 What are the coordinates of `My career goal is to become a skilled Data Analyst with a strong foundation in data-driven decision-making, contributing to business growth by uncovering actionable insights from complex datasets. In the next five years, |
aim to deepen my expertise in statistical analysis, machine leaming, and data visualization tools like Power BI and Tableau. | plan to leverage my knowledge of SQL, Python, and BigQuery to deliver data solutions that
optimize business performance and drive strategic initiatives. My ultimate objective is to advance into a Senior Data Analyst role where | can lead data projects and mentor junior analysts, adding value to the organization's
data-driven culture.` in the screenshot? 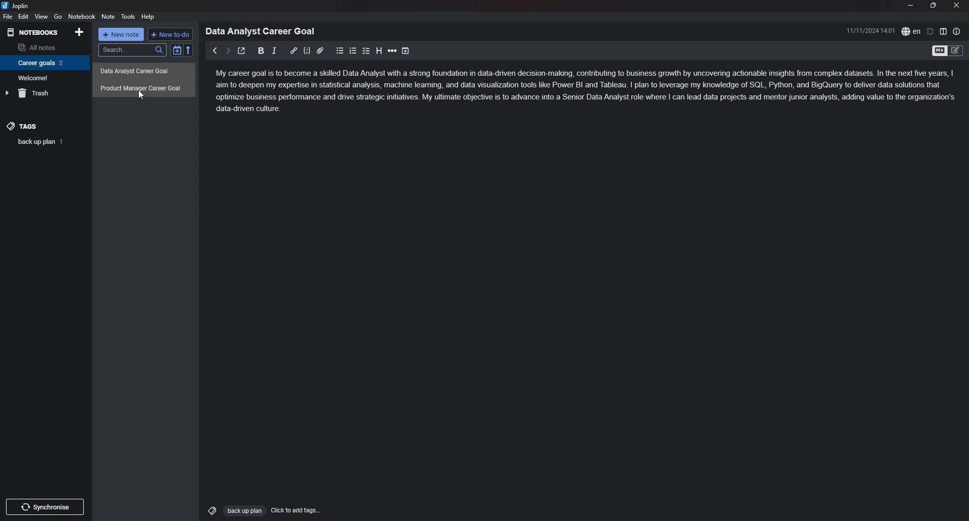 It's located at (587, 93).